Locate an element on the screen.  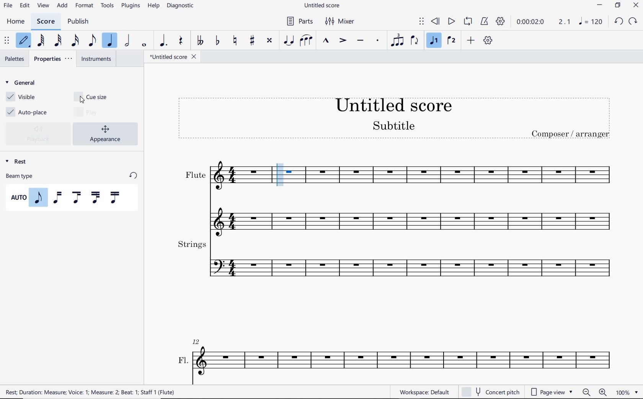
DIAGNOSTIC is located at coordinates (181, 6).